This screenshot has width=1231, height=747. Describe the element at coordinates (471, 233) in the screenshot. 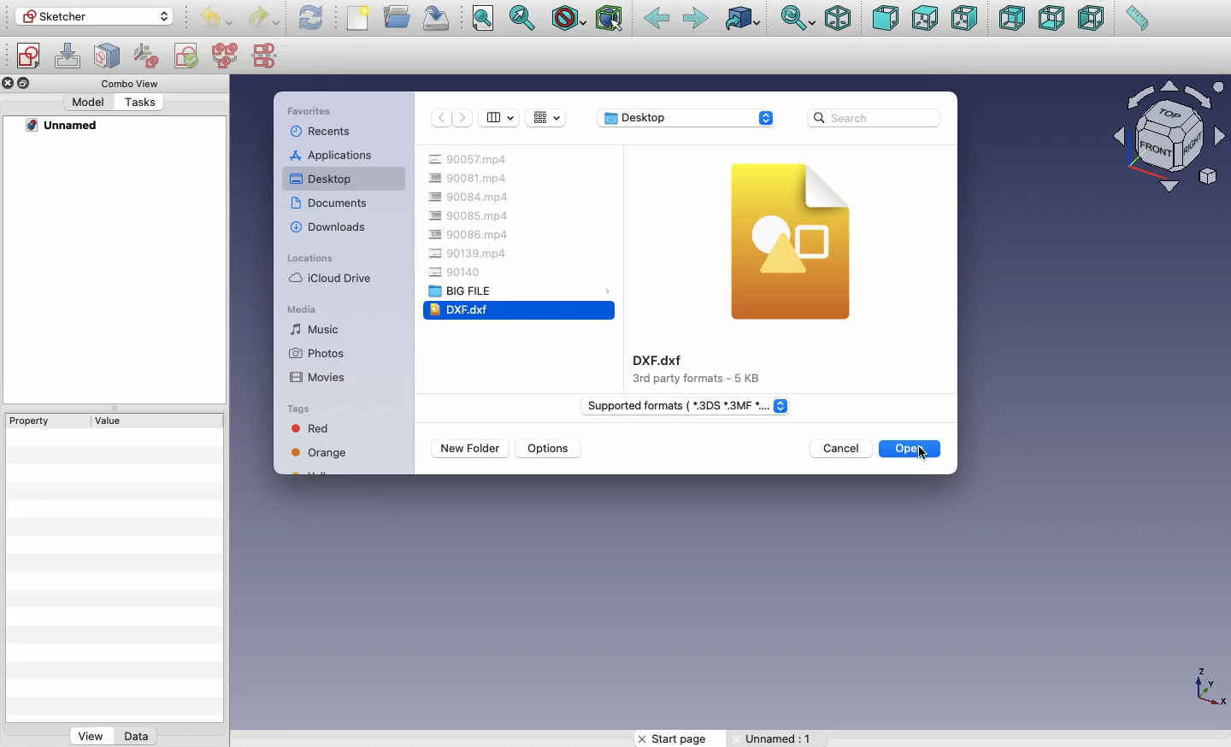

I see `90086.mp4` at that location.